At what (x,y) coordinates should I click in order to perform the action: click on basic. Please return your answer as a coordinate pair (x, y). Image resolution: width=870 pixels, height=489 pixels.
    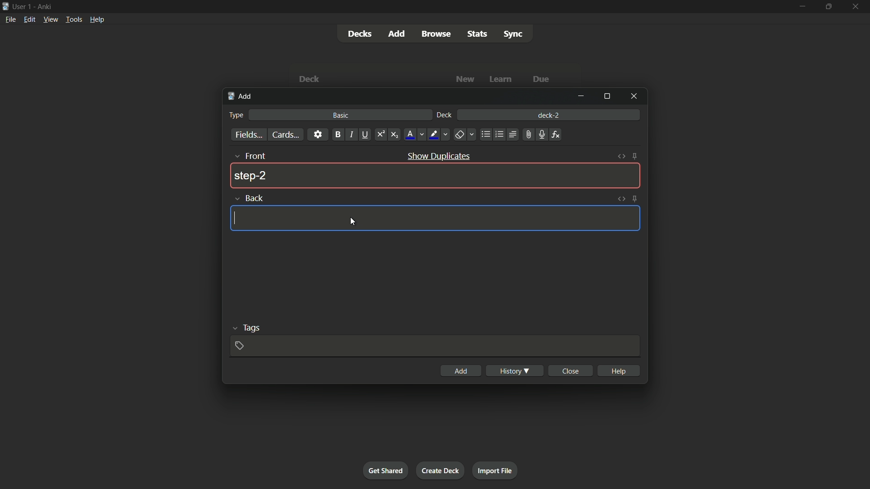
    Looking at the image, I should click on (340, 115).